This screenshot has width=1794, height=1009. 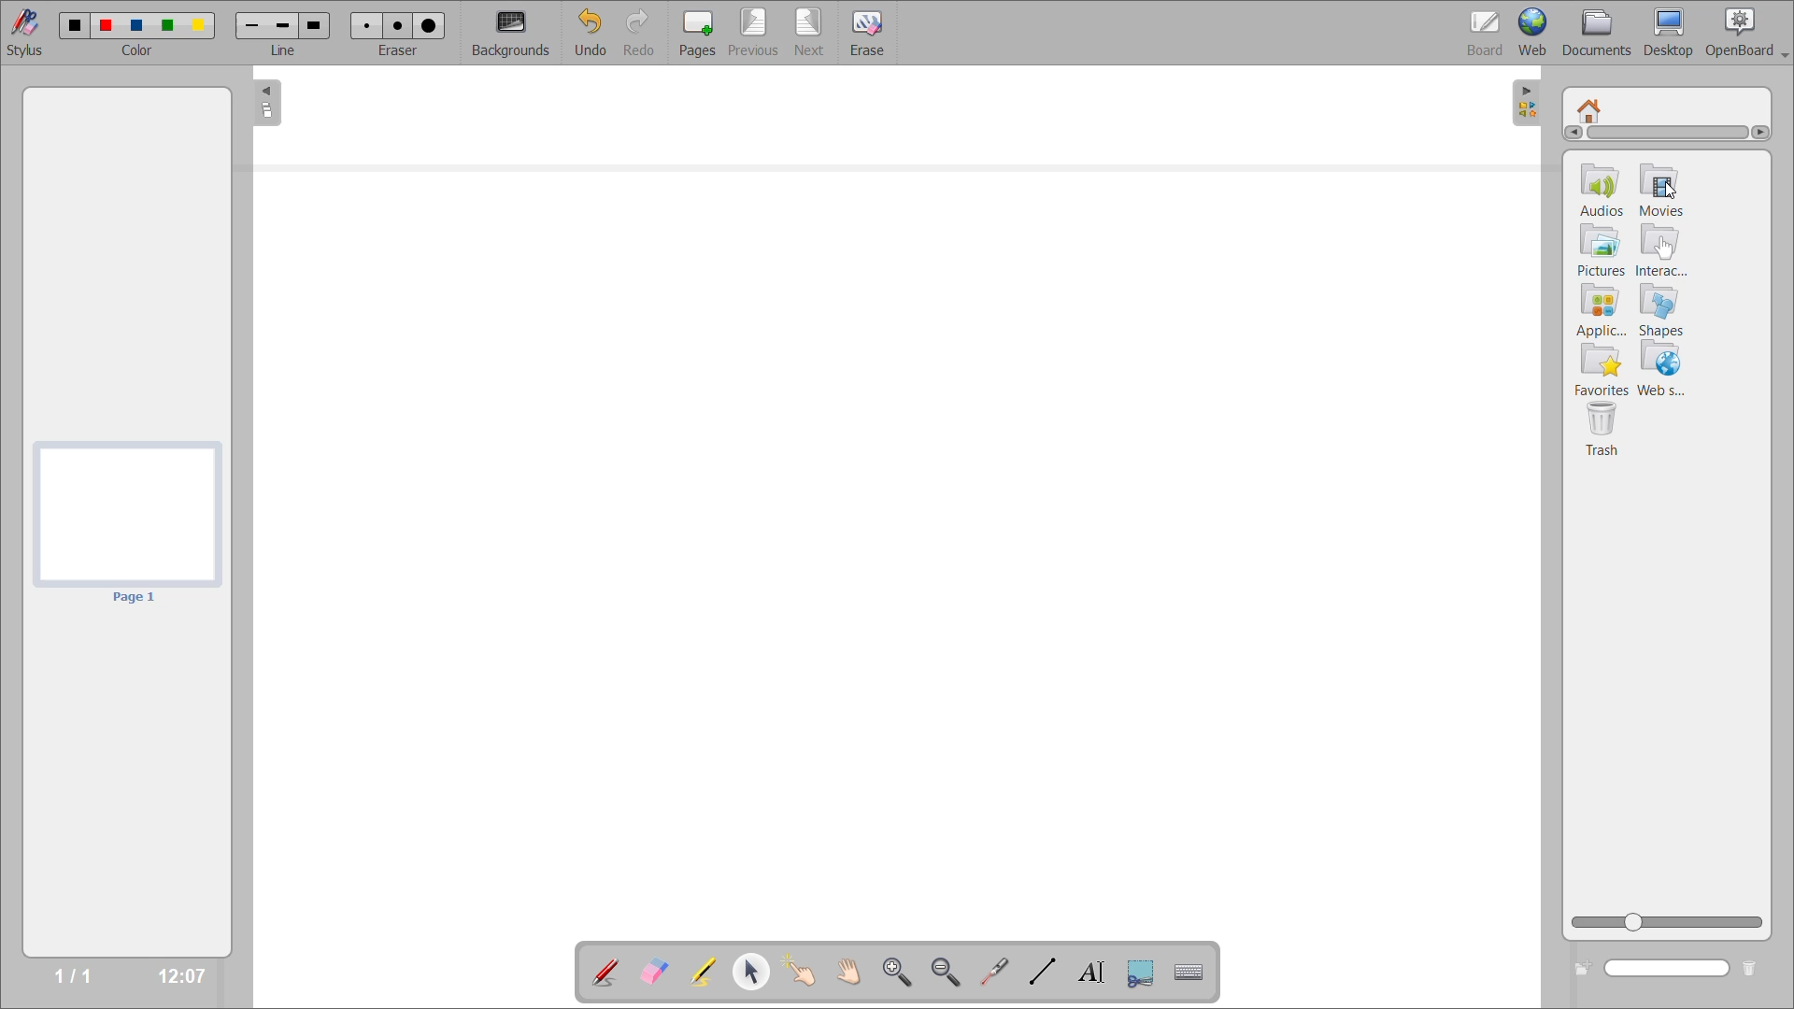 What do you see at coordinates (1141, 972) in the screenshot?
I see `capture part of screen` at bounding box center [1141, 972].